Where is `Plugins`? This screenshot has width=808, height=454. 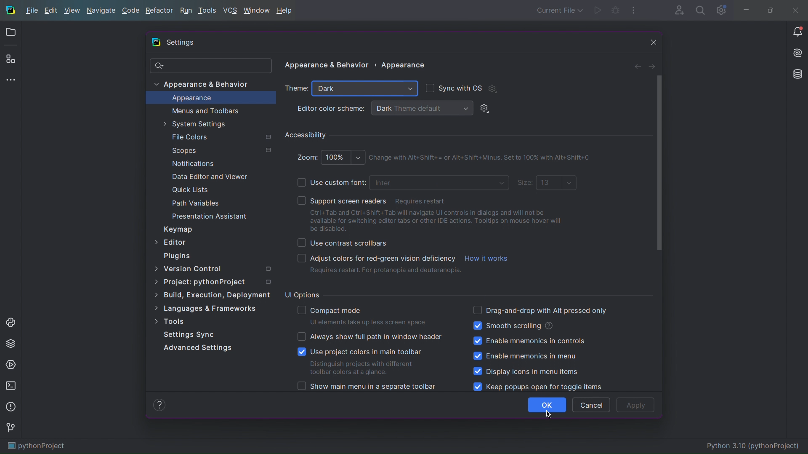 Plugins is located at coordinates (11, 59).